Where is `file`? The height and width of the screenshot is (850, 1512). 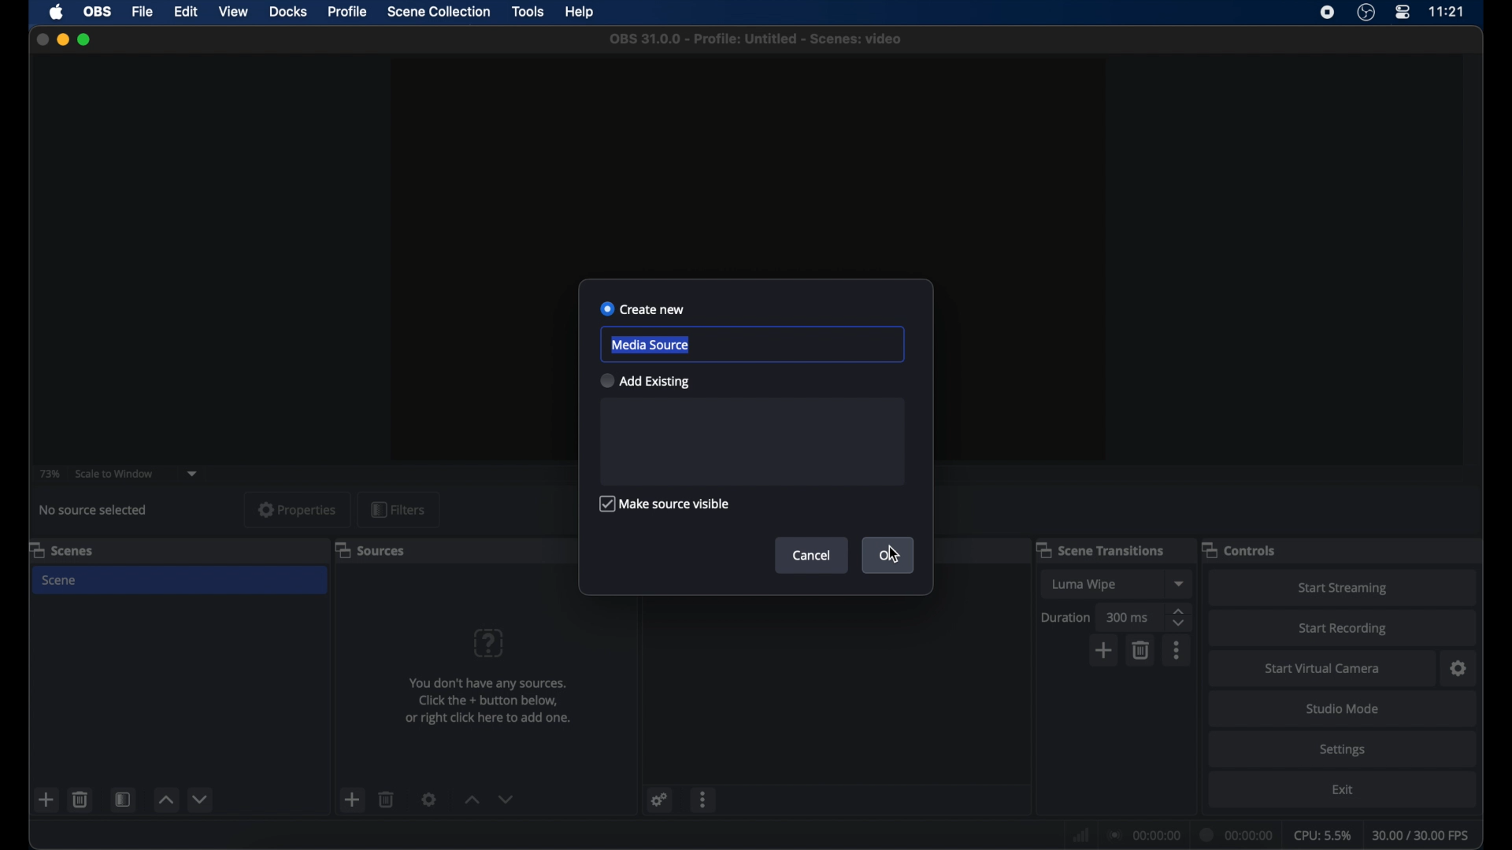
file is located at coordinates (142, 13).